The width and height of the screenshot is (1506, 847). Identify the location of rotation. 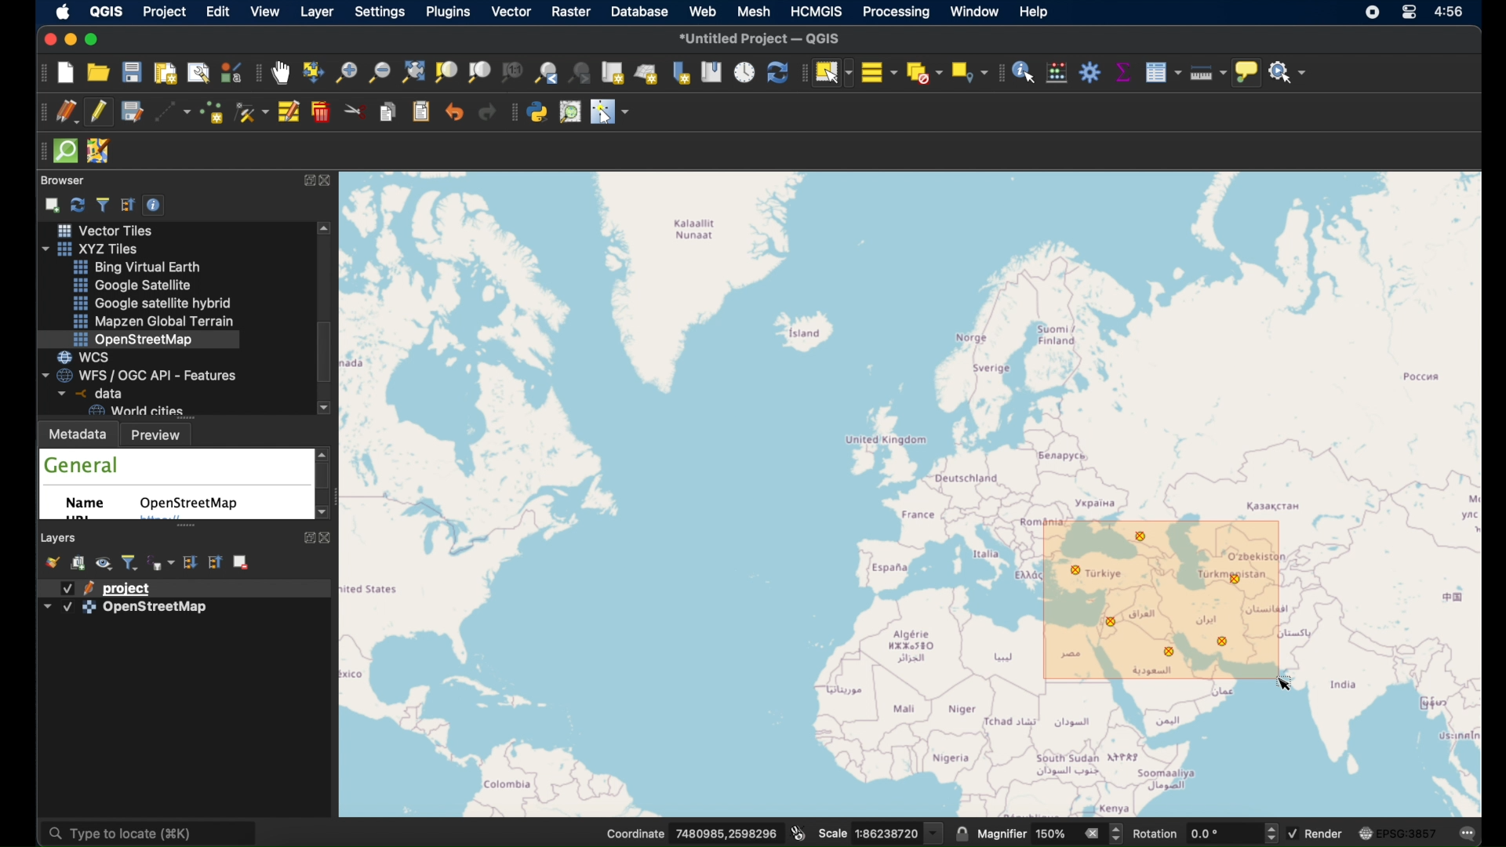
(1157, 834).